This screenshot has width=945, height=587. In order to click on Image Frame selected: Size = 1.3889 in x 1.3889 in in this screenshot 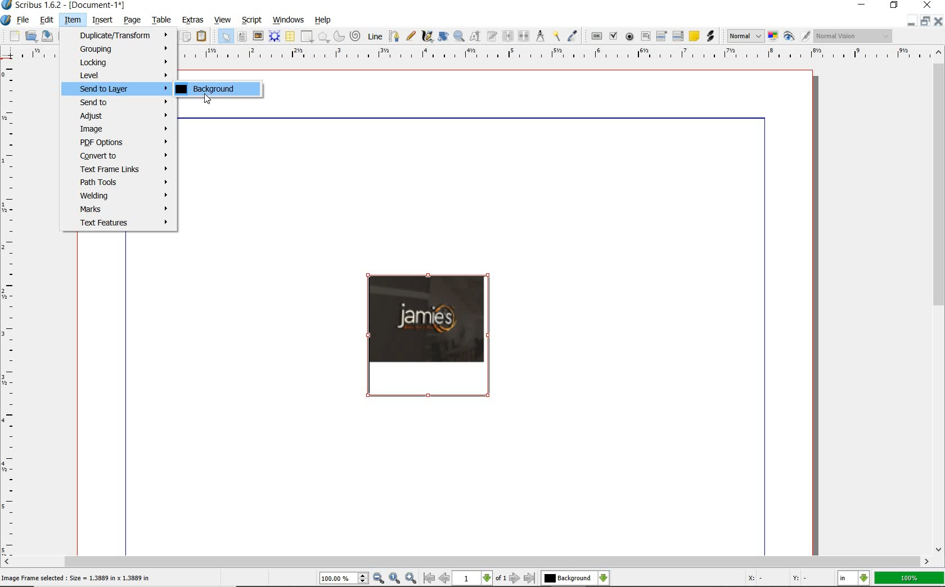, I will do `click(76, 577)`.